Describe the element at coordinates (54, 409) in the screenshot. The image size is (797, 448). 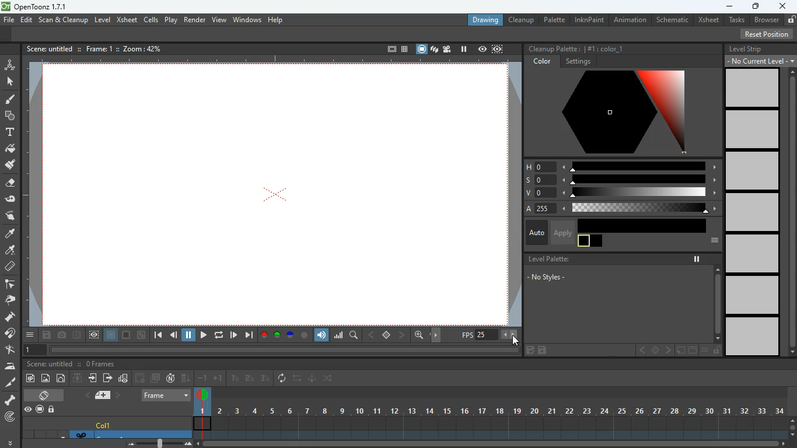
I see `lock` at that location.